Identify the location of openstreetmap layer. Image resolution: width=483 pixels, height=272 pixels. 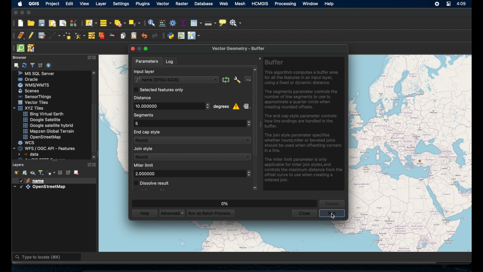
(40, 188).